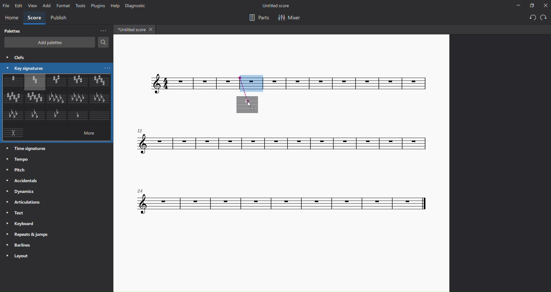 This screenshot has width=551, height=292. What do you see at coordinates (46, 5) in the screenshot?
I see `add` at bounding box center [46, 5].